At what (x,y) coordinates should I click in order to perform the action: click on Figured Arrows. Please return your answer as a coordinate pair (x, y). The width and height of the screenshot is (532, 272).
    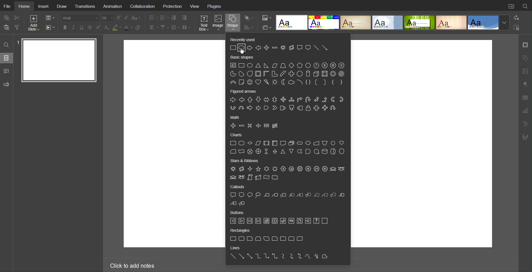
    Looking at the image, I should click on (288, 101).